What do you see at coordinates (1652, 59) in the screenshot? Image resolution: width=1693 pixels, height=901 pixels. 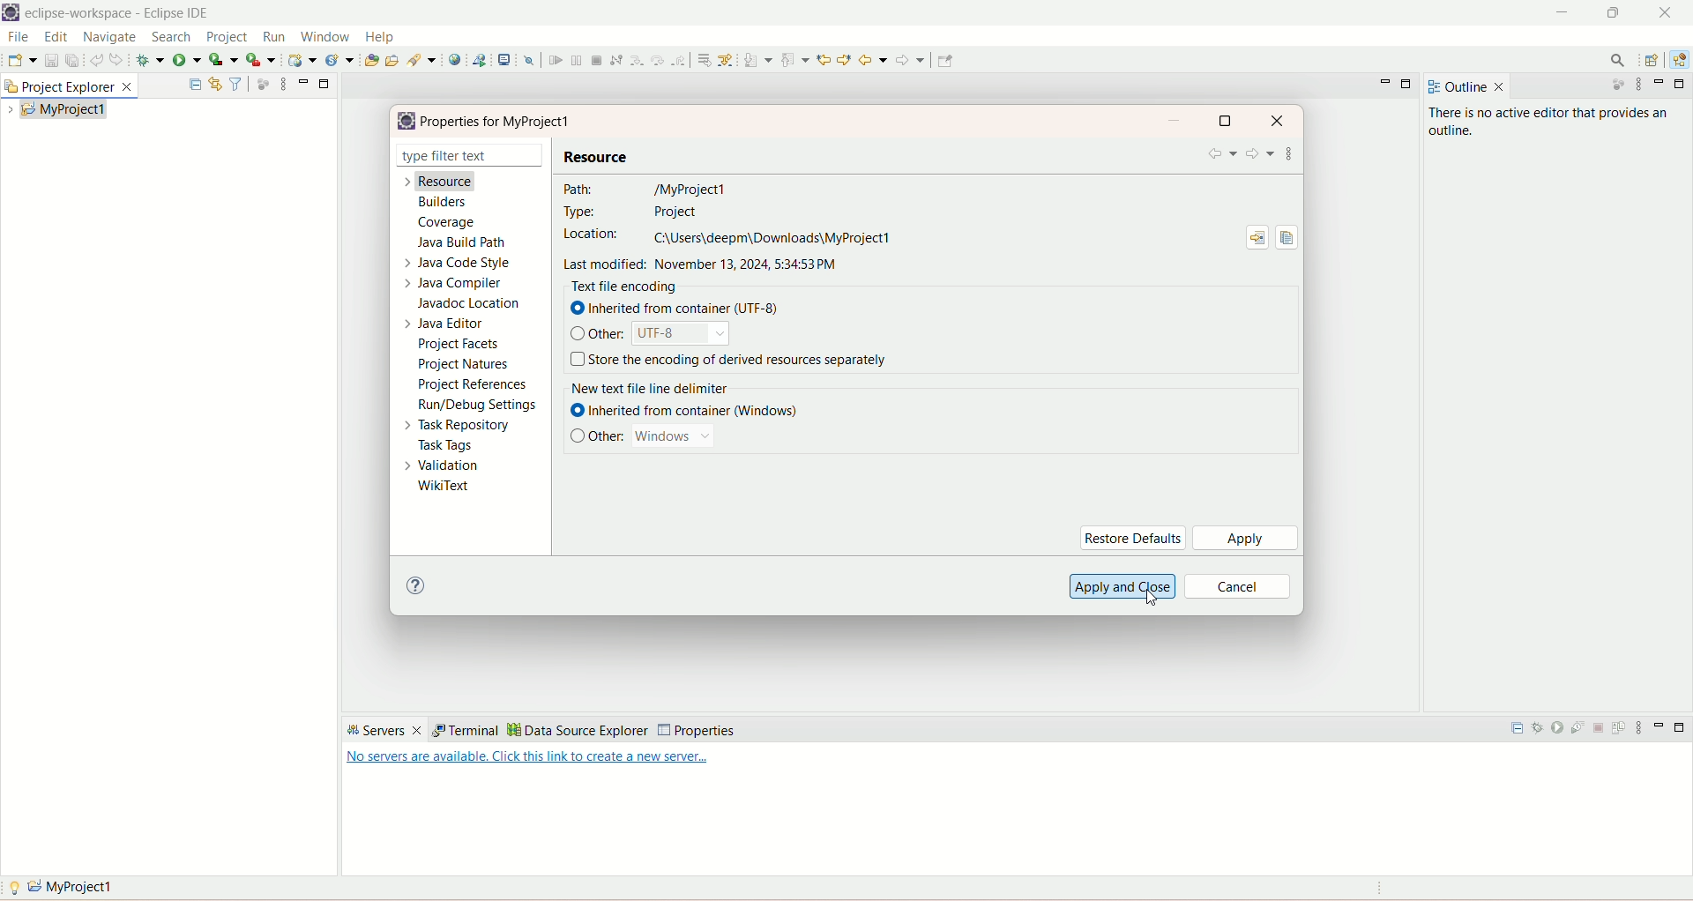 I see `open perspective` at bounding box center [1652, 59].